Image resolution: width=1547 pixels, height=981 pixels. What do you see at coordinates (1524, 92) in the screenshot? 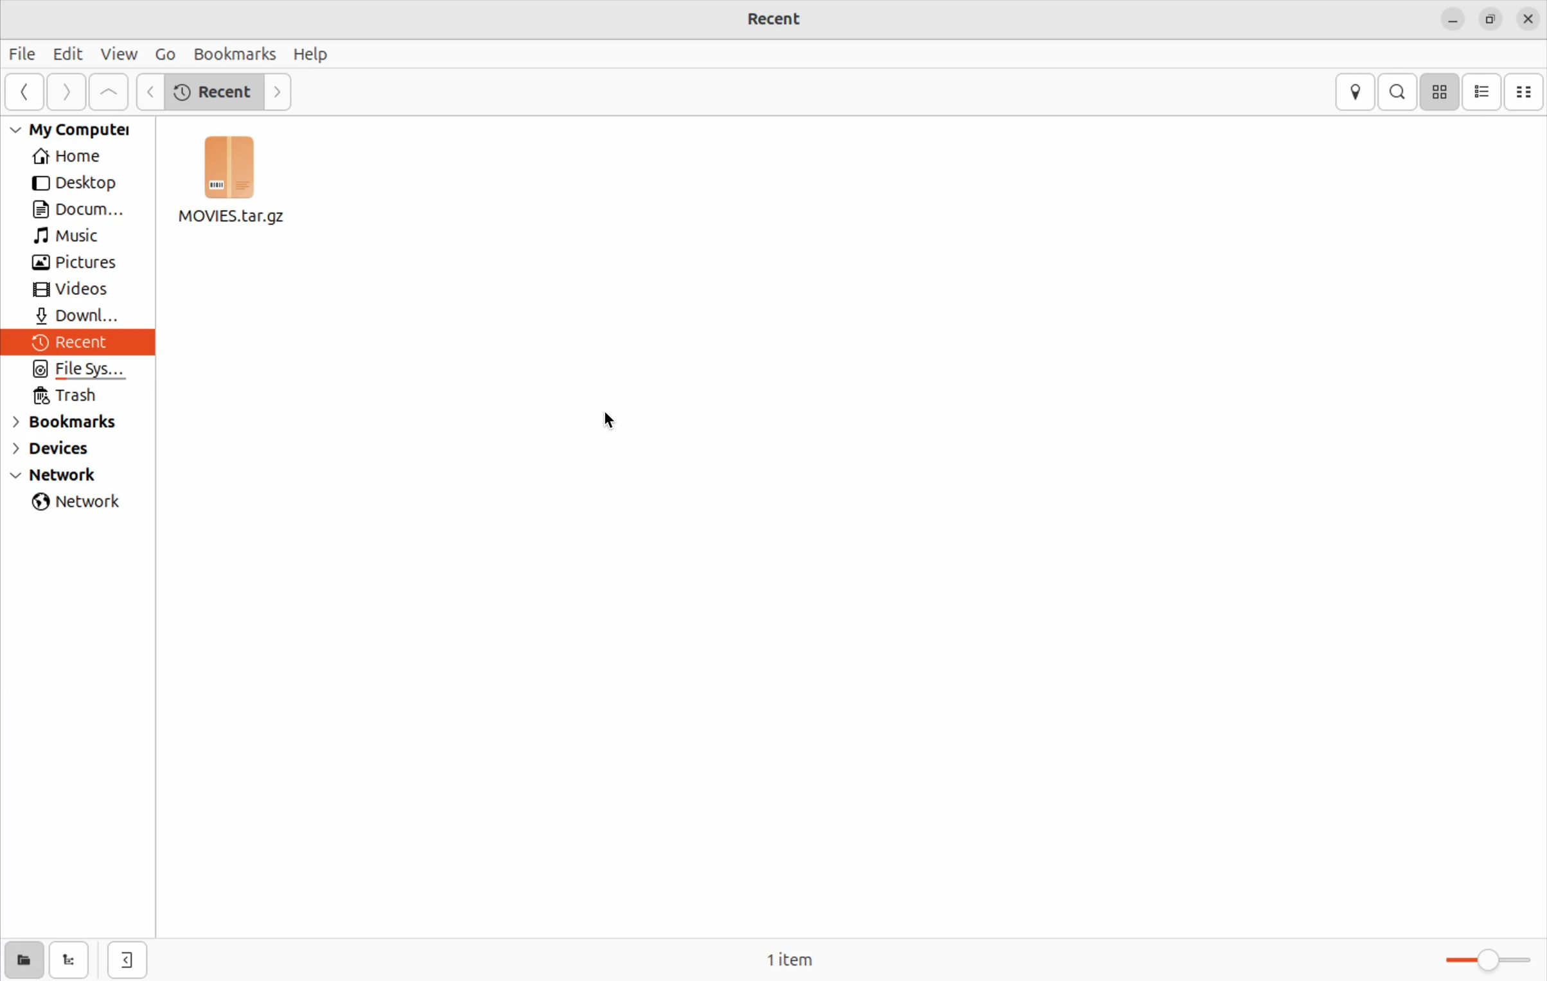
I see `compact view` at bounding box center [1524, 92].